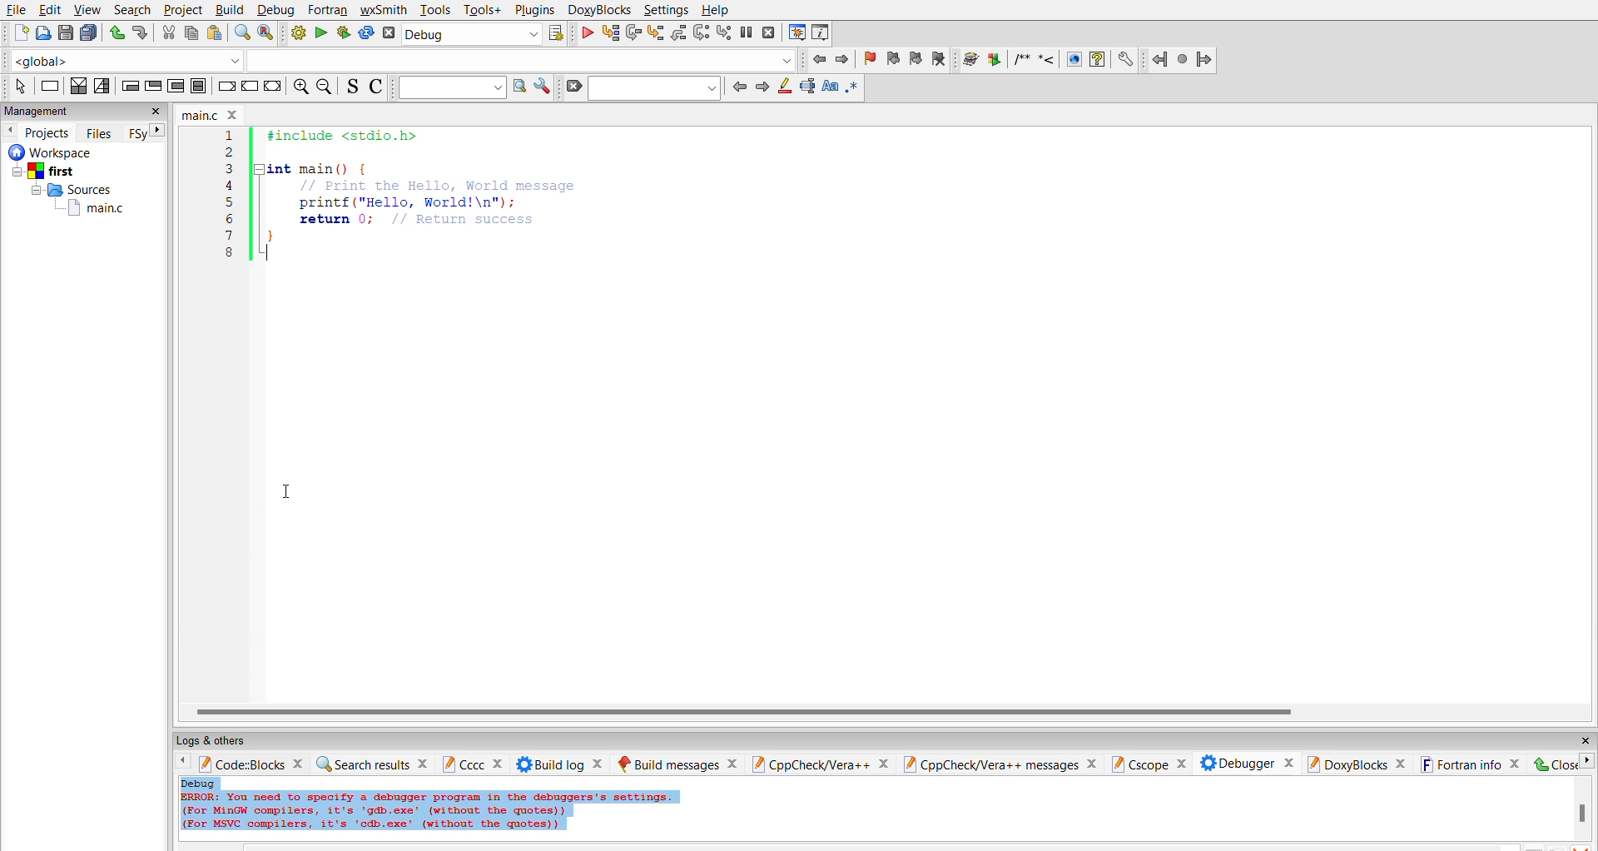  I want to click on next, so click(763, 86).